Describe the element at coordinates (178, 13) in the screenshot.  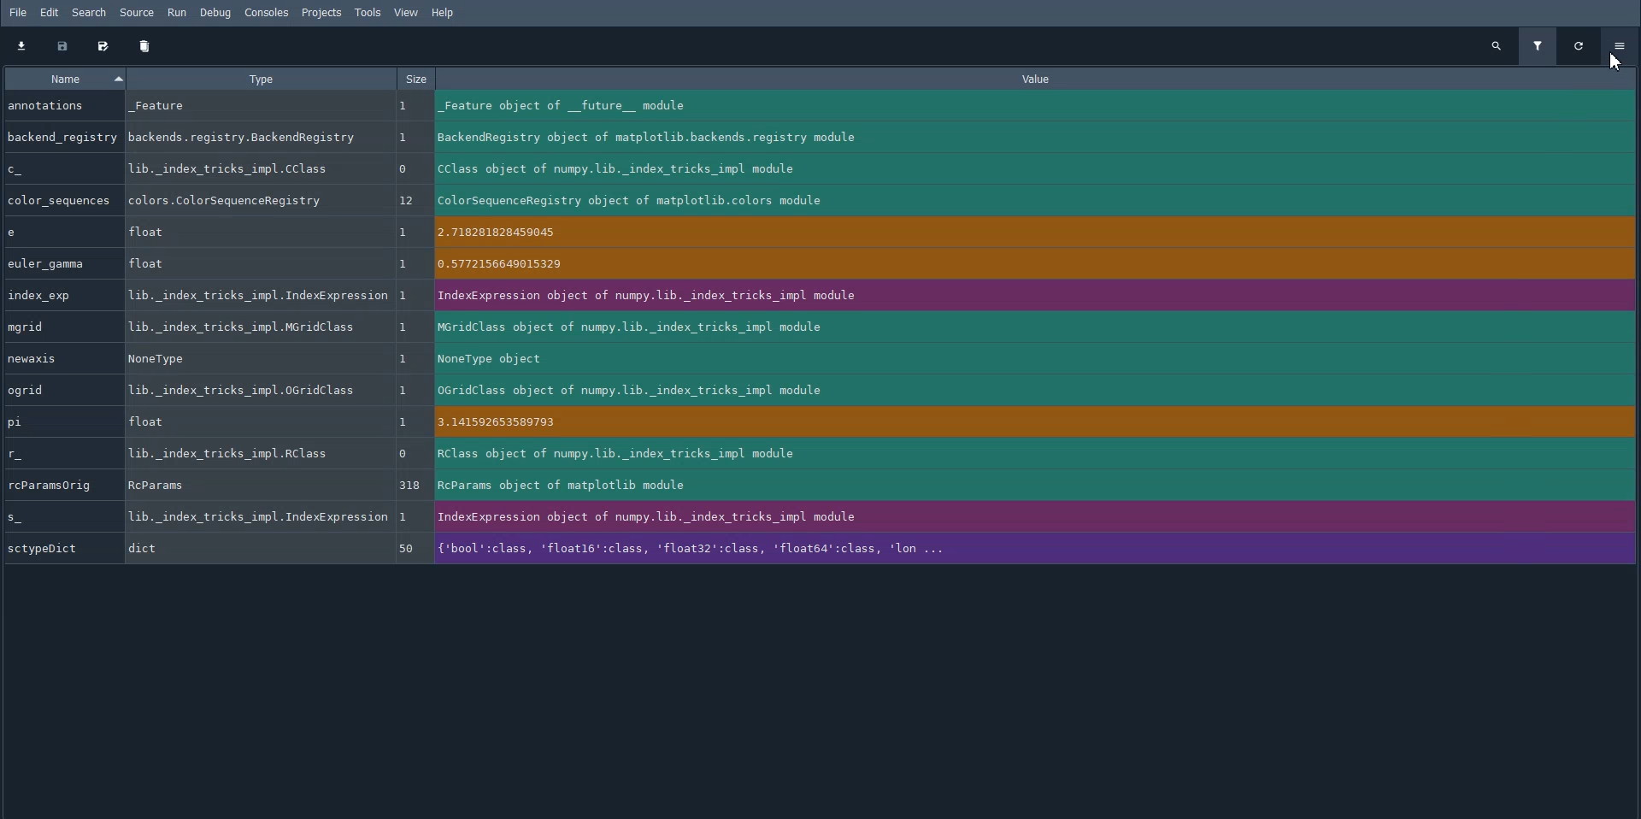
I see `Run` at that location.